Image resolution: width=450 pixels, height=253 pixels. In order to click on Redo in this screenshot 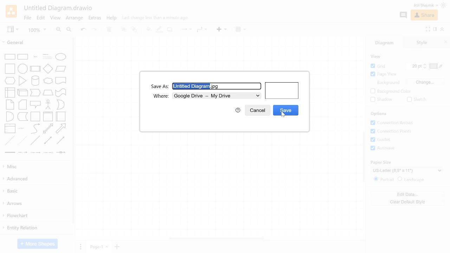, I will do `click(94, 30)`.